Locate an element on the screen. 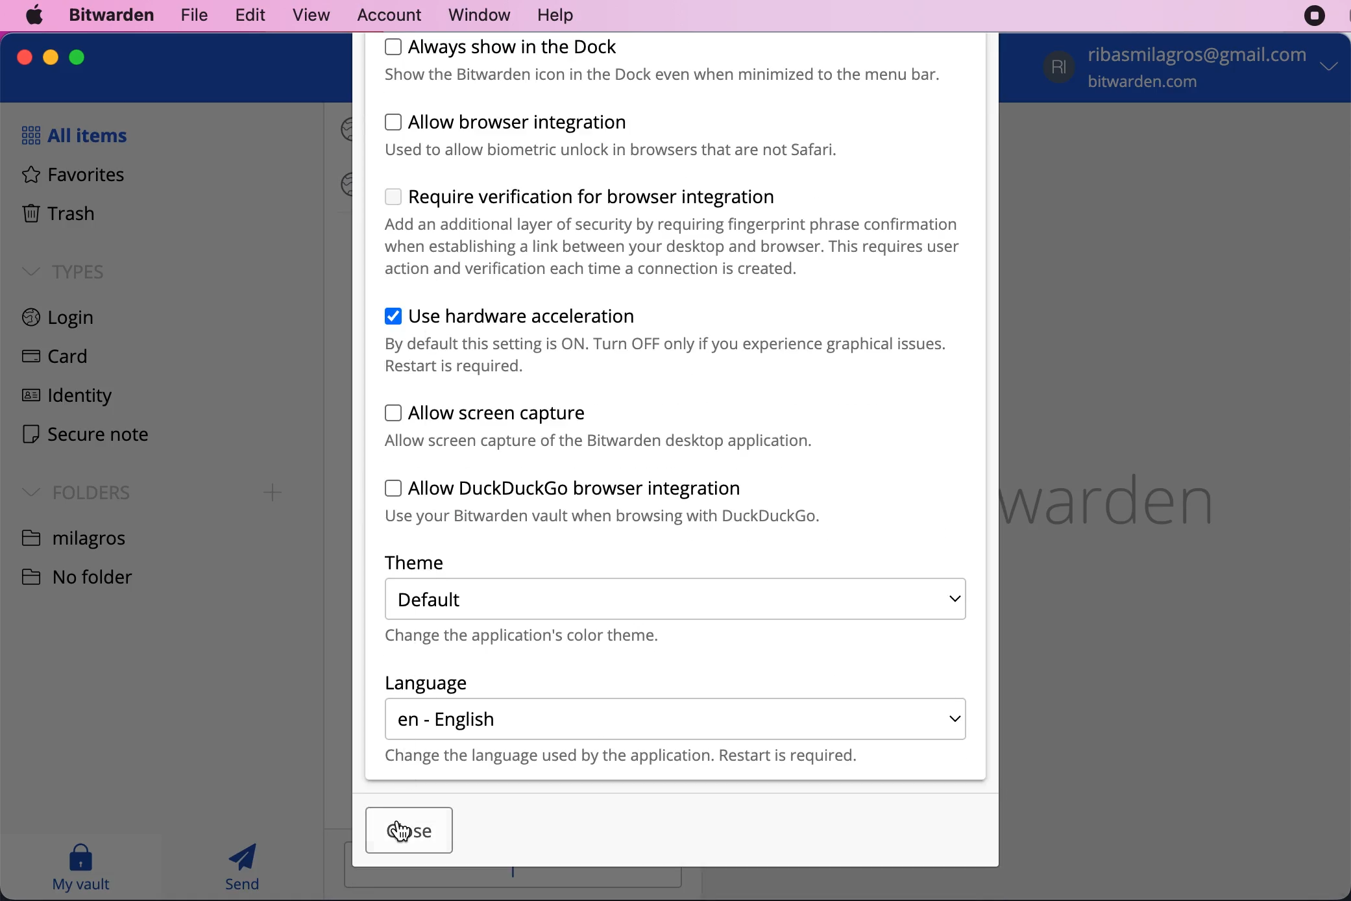 The width and height of the screenshot is (1351, 901). allow screen capture is located at coordinates (608, 423).